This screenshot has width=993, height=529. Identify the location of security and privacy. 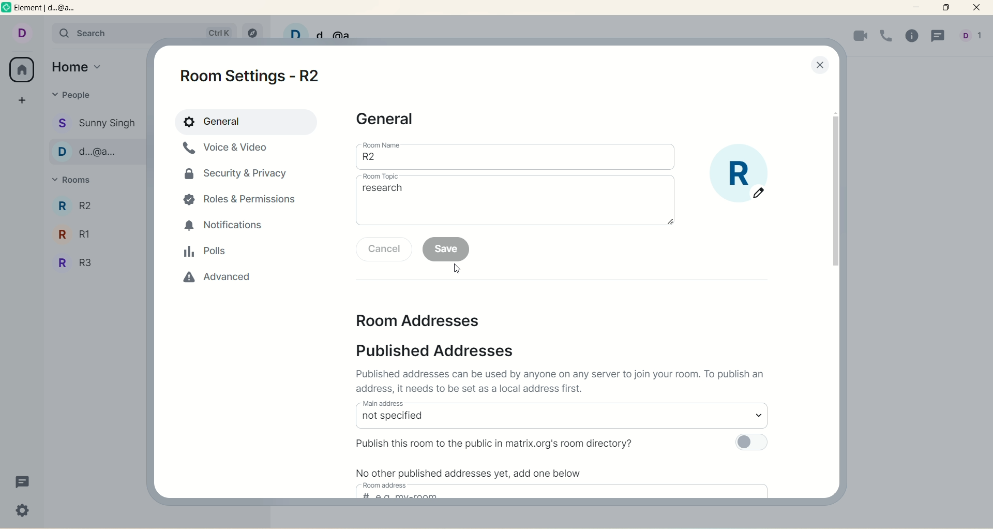
(237, 178).